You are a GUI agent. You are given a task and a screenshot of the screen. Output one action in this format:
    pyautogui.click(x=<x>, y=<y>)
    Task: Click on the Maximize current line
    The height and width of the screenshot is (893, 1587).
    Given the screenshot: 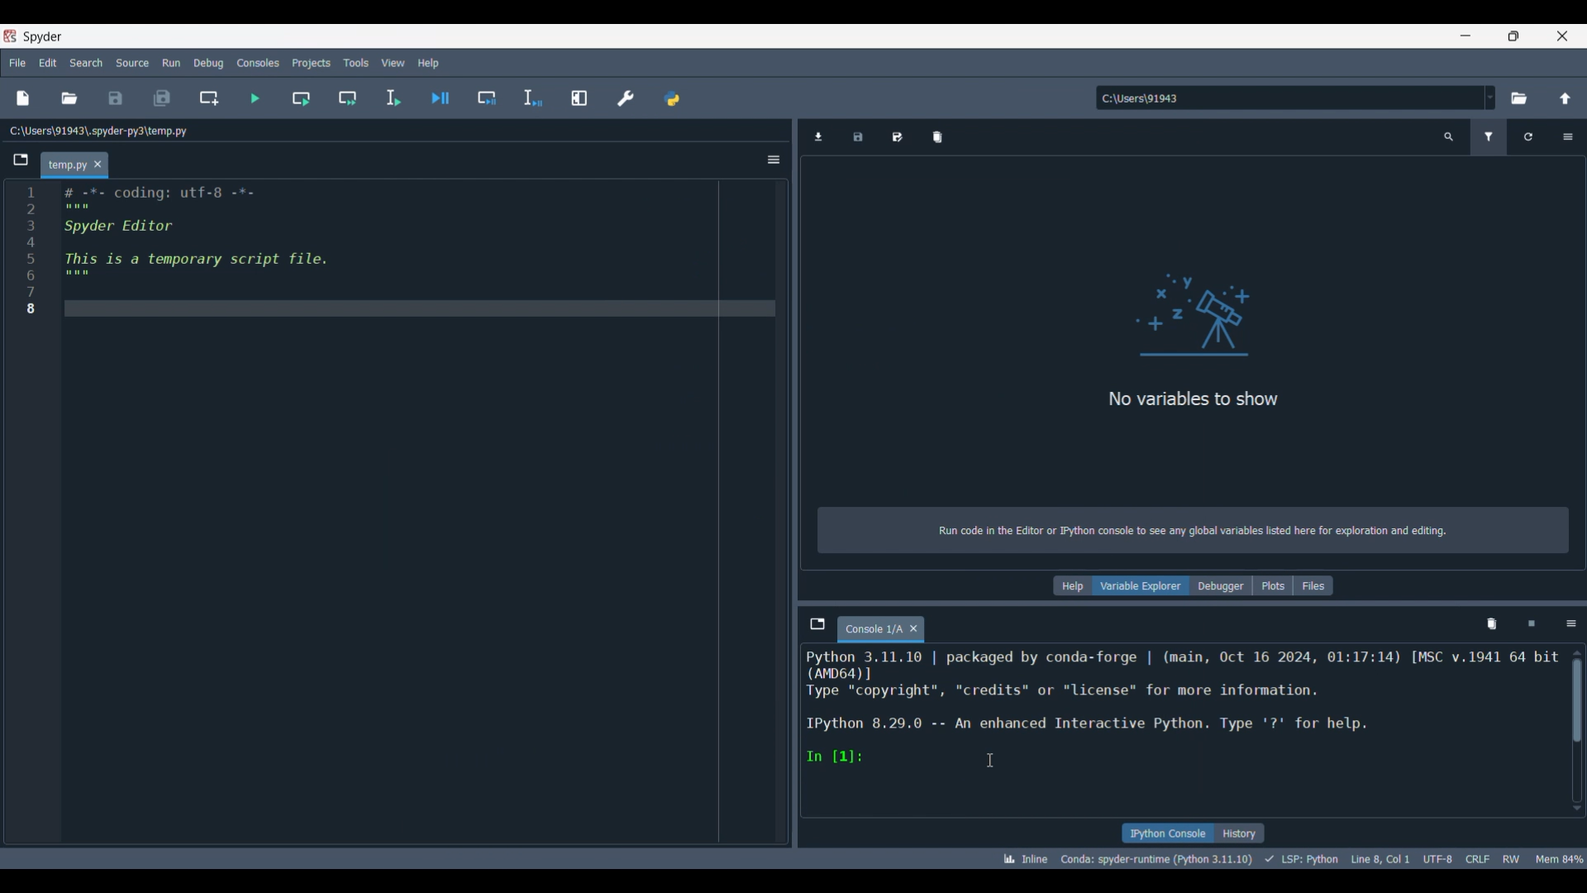 What is the action you would take?
    pyautogui.click(x=579, y=98)
    